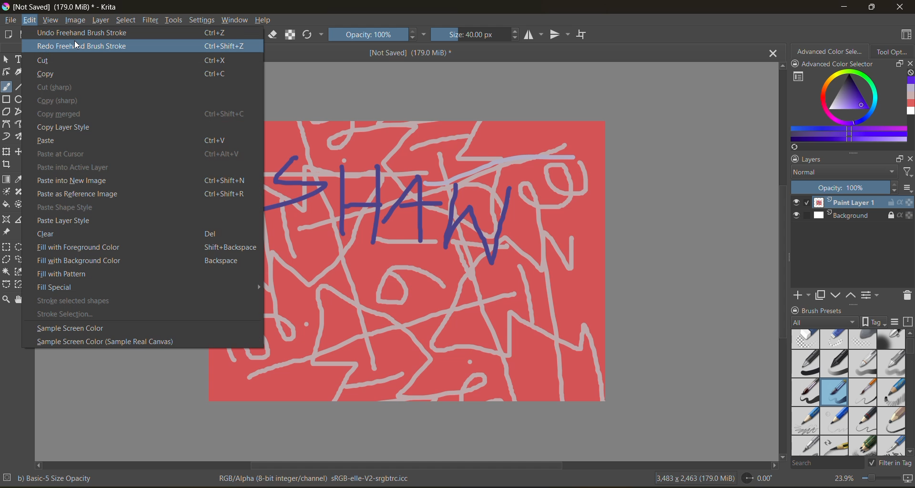 Image resolution: width=915 pixels, height=488 pixels. Describe the element at coordinates (20, 247) in the screenshot. I see `elliptical selection tool` at that location.